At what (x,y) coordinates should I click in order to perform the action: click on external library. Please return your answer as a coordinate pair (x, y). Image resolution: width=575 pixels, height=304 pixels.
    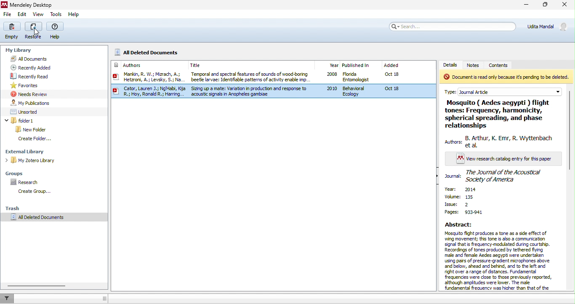
    Looking at the image, I should click on (28, 150).